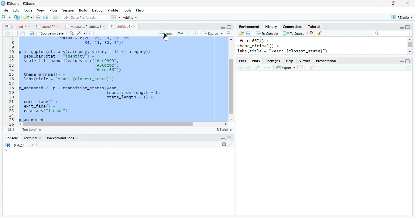 This screenshot has height=218, width=415. Describe the element at coordinates (98, 11) in the screenshot. I see `Debug` at that location.